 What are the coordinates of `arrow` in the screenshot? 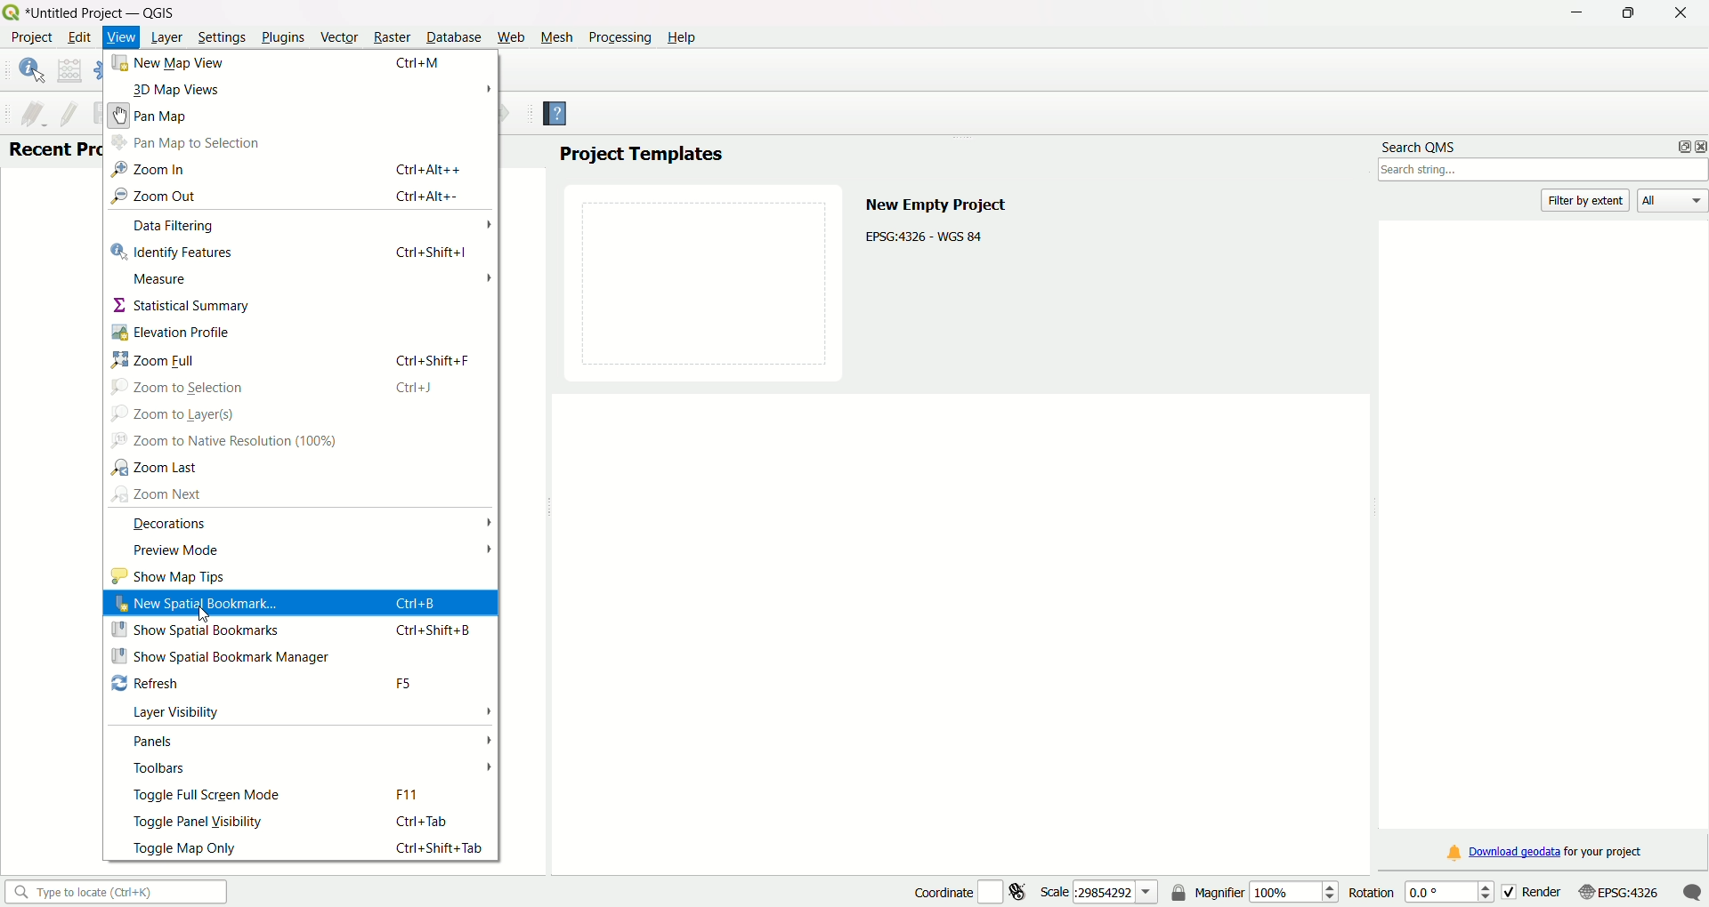 It's located at (484, 278).